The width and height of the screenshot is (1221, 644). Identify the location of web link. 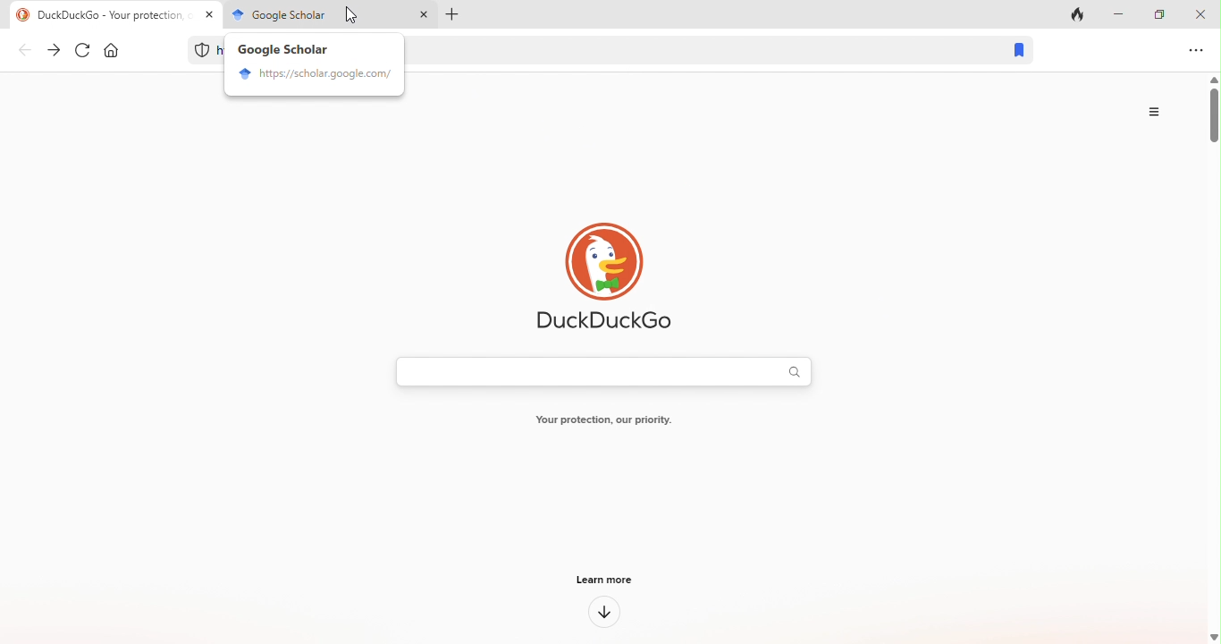
(696, 47).